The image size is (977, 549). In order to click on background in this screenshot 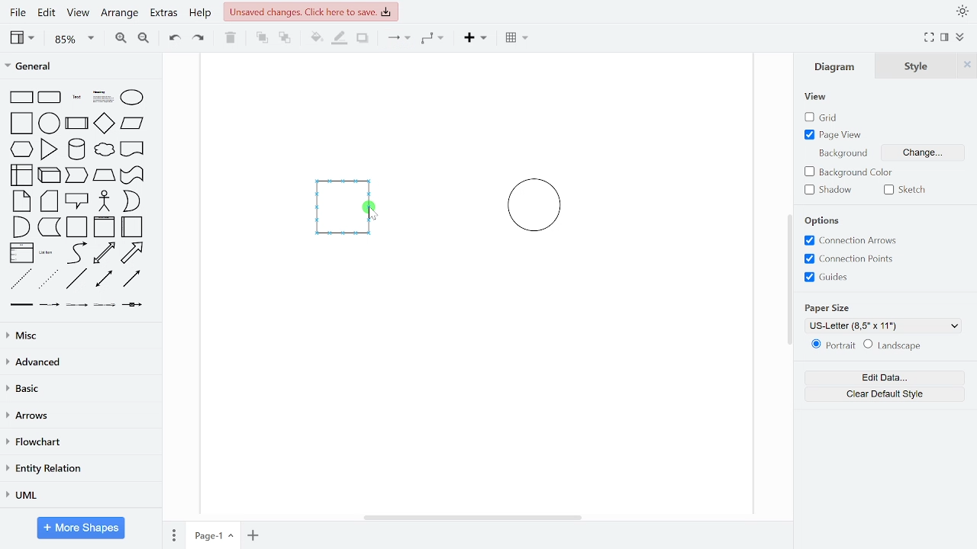, I will do `click(841, 152)`.